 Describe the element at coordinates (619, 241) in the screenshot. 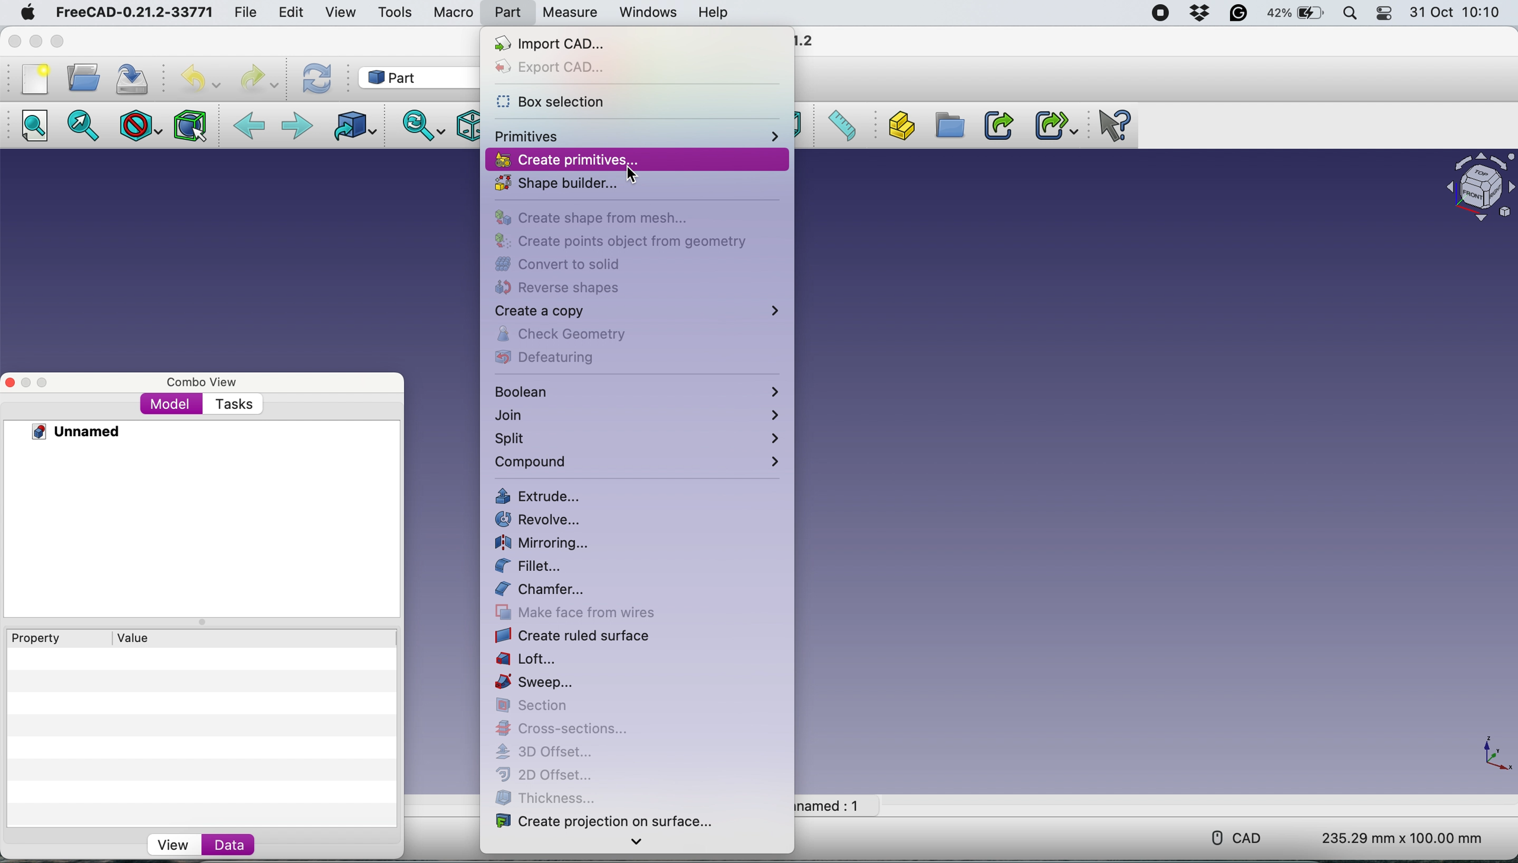

I see `create points object from geometry` at that location.